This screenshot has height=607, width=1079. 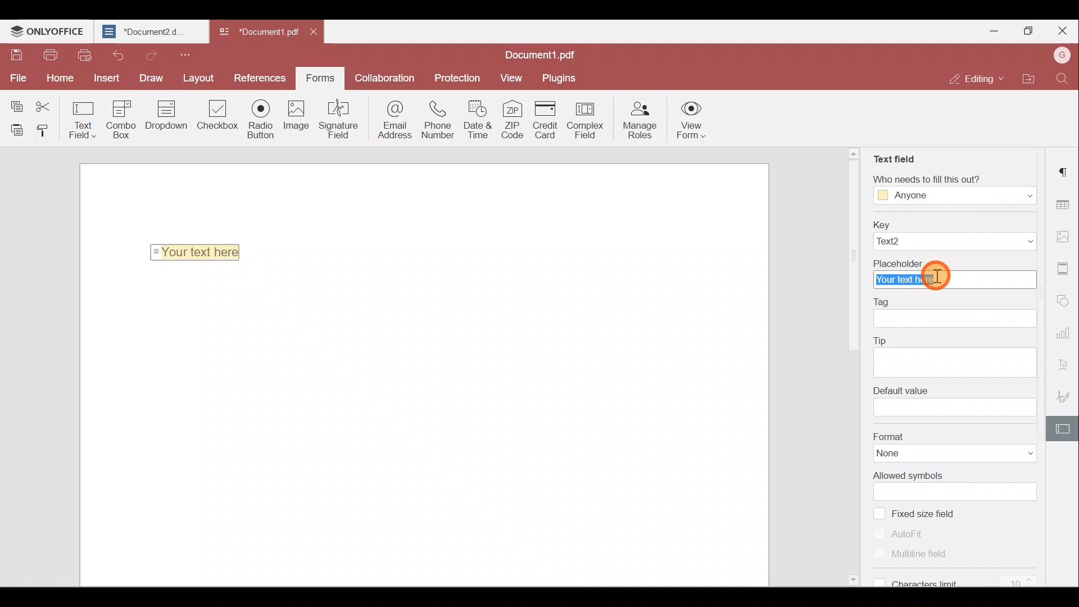 What do you see at coordinates (1065, 269) in the screenshot?
I see `Header & footer settings` at bounding box center [1065, 269].